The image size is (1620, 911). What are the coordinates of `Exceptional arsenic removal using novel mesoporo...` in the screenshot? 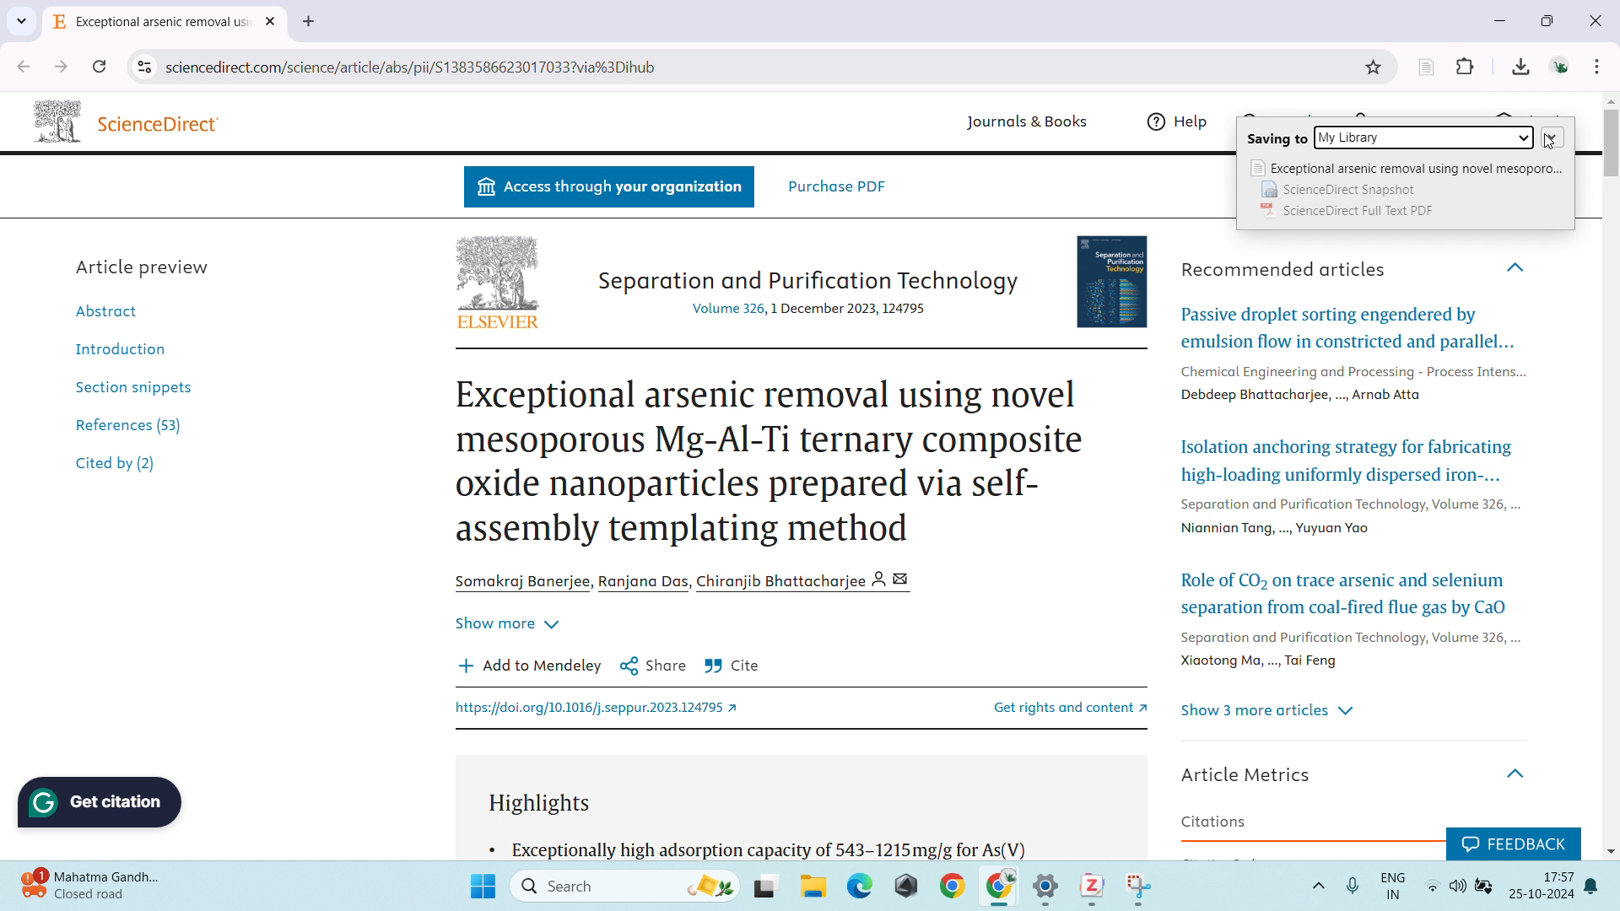 It's located at (1407, 169).